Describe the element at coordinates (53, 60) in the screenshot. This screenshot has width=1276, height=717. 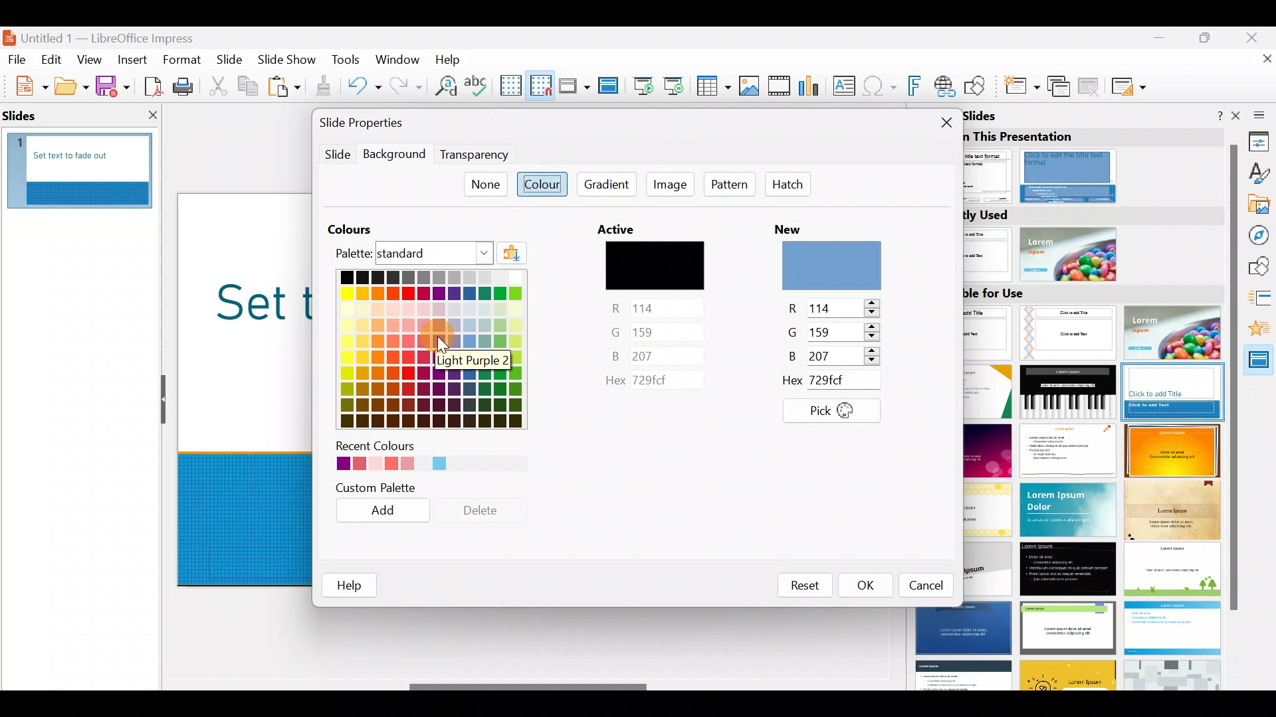
I see `Edit` at that location.